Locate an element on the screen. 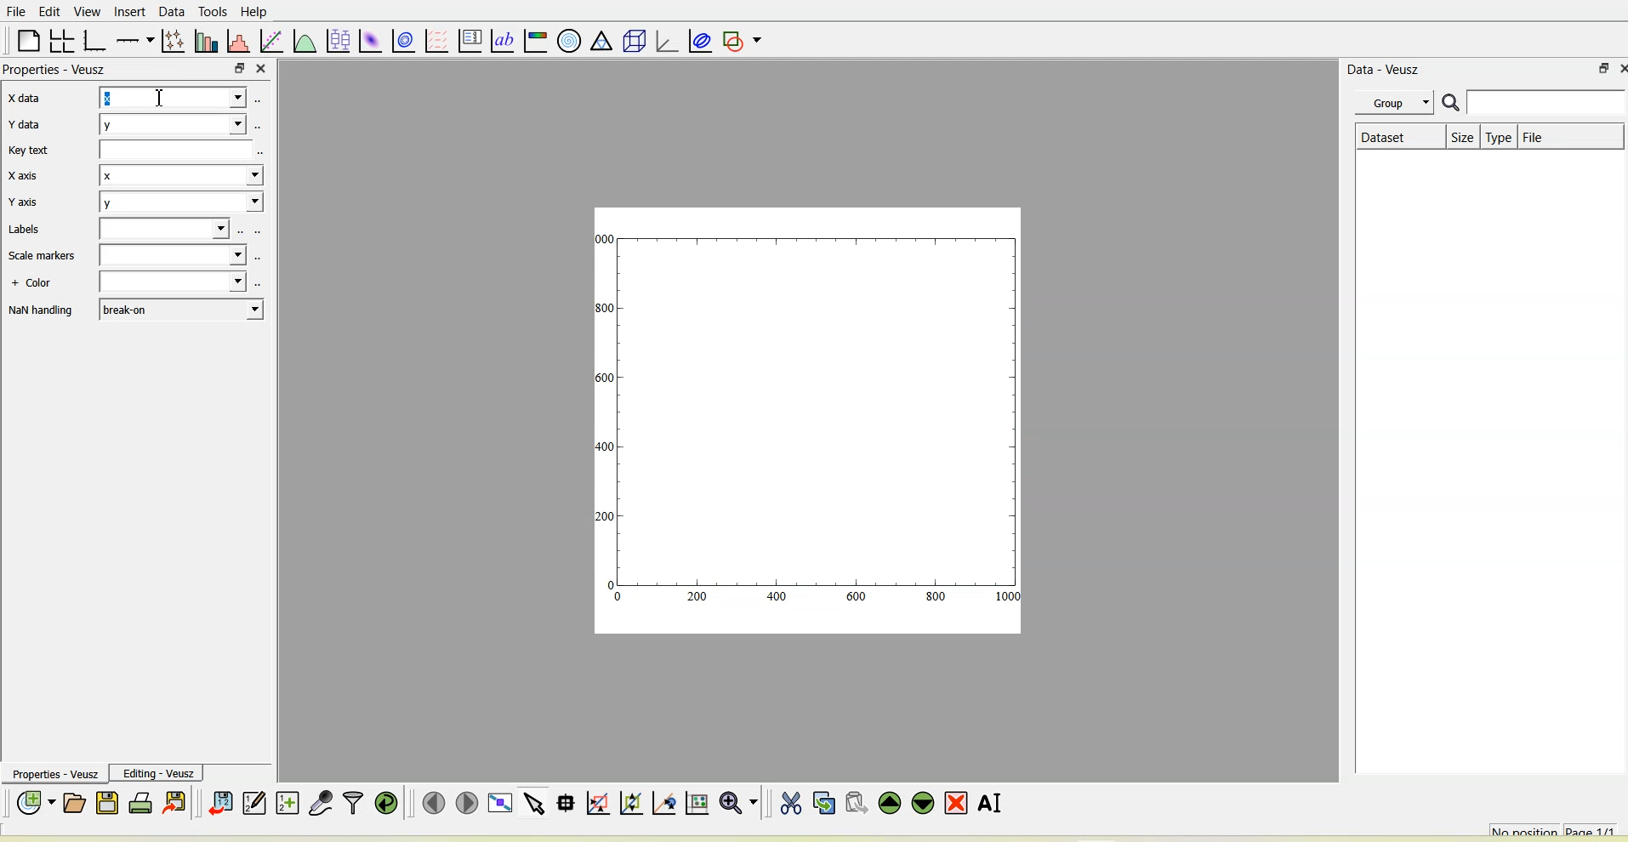 The height and width of the screenshot is (842, 1628). plot key is located at coordinates (469, 39).